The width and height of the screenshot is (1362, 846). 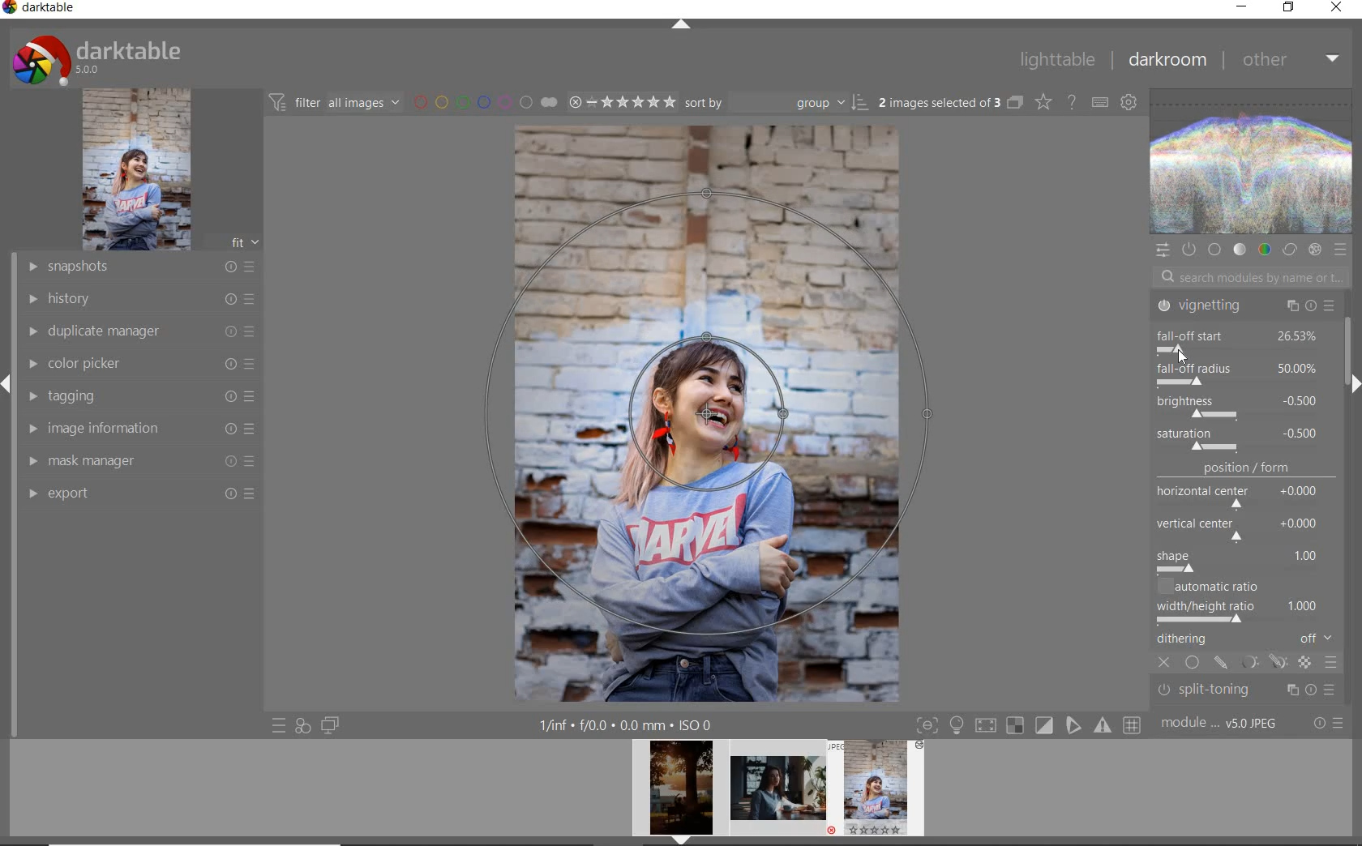 I want to click on LIGHTTABLE, so click(x=1056, y=59).